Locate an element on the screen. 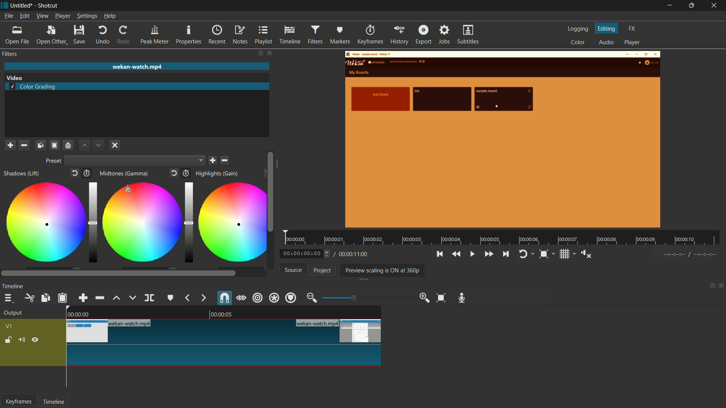  cursor is located at coordinates (129, 188).